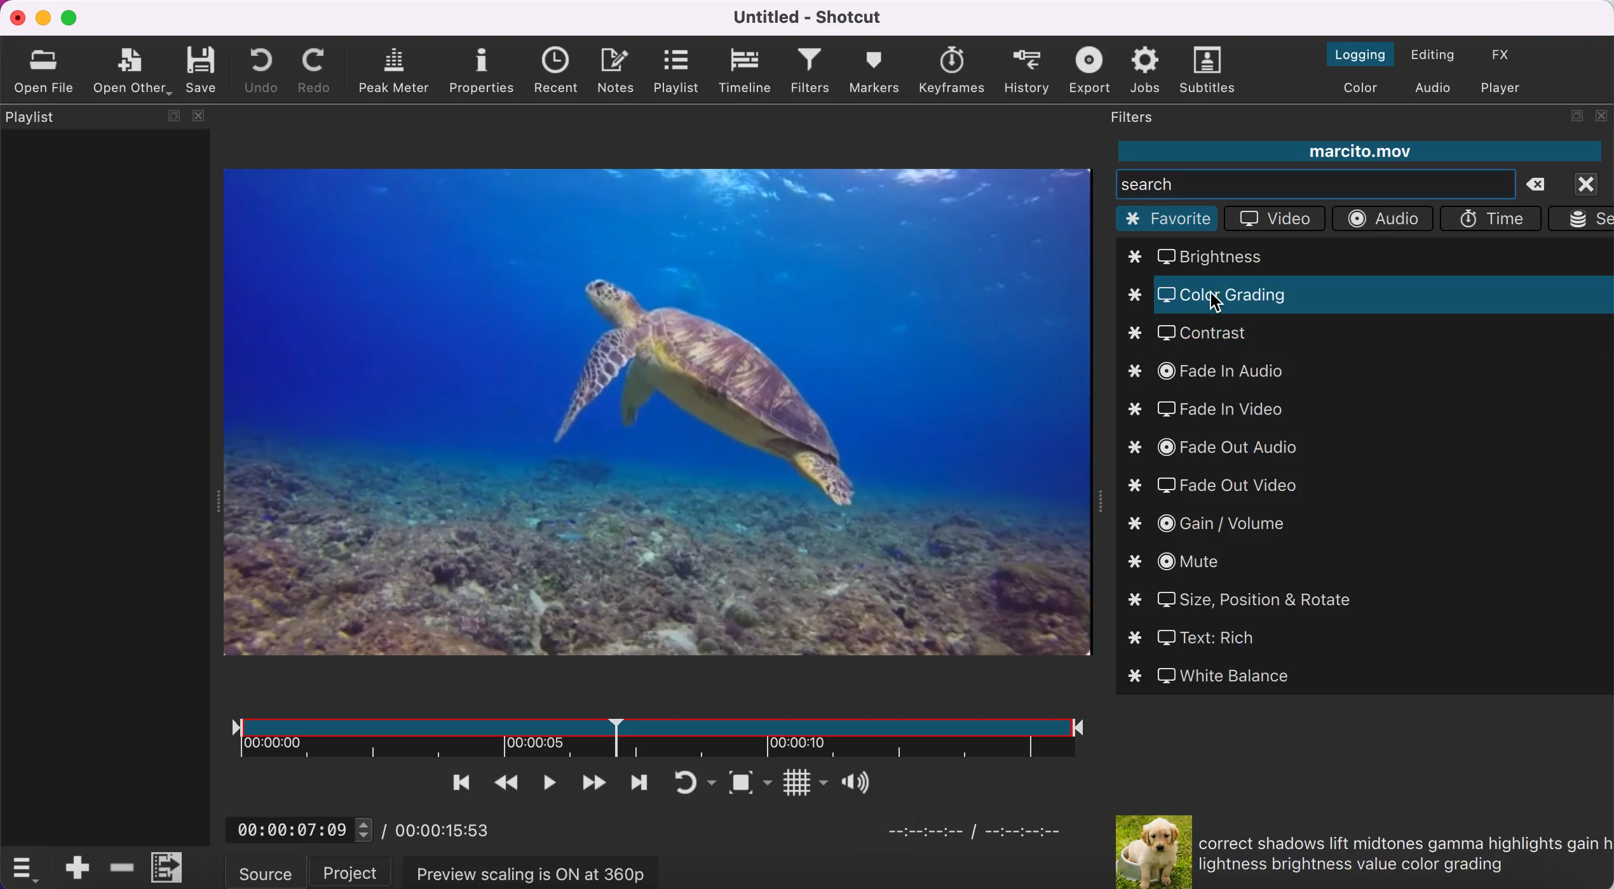 The image size is (1614, 889). I want to click on , so click(857, 781).